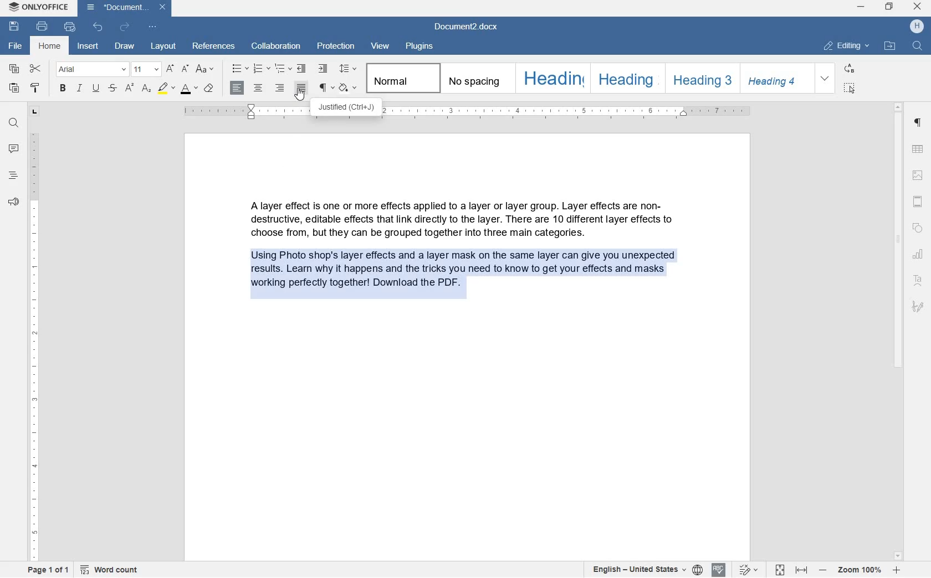 The width and height of the screenshot is (931, 578). Describe the element at coordinates (36, 69) in the screenshot. I see `CUT` at that location.